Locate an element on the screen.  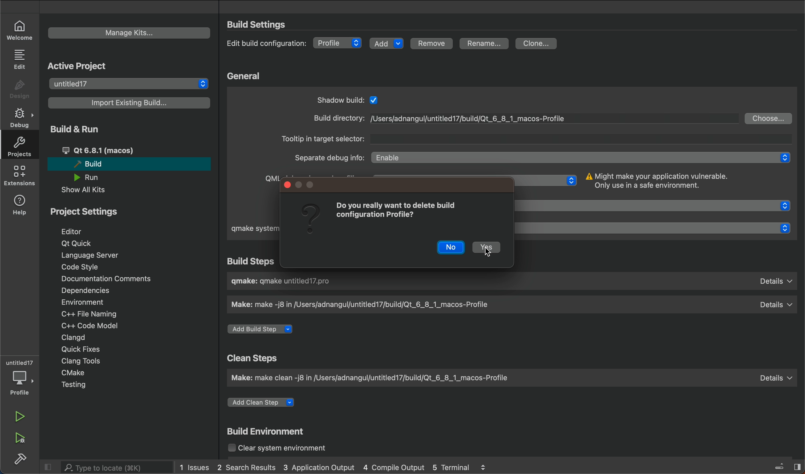
add is located at coordinates (386, 44).